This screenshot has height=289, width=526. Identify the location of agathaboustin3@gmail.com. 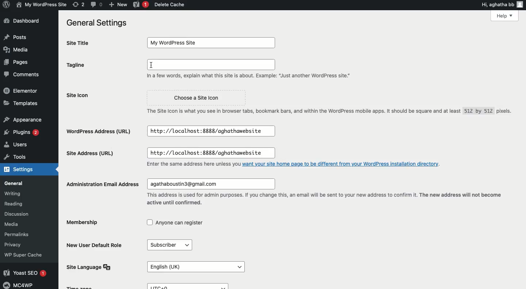
(213, 182).